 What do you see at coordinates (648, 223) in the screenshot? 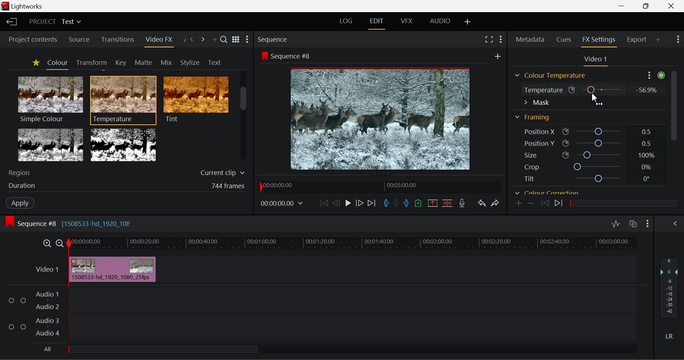
I see `Show Settings` at bounding box center [648, 223].